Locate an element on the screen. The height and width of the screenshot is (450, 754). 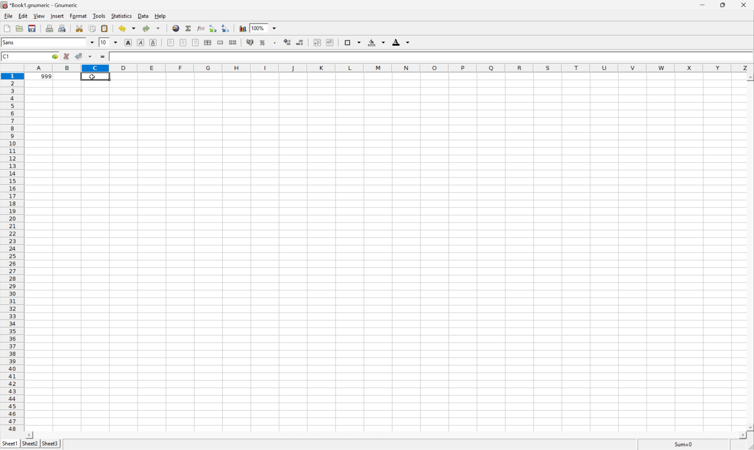
Formula bar is located at coordinates (427, 57).